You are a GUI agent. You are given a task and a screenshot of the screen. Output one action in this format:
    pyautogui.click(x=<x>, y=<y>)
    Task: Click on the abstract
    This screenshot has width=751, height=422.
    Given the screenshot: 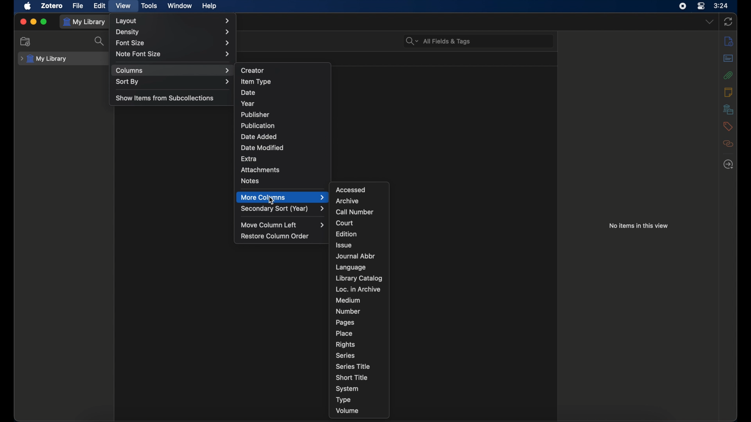 What is the action you would take?
    pyautogui.click(x=728, y=58)
    